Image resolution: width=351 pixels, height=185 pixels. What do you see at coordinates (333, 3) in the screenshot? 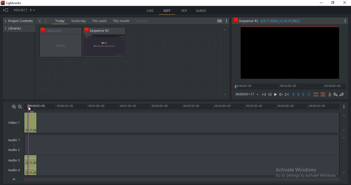
I see `restore` at bounding box center [333, 3].